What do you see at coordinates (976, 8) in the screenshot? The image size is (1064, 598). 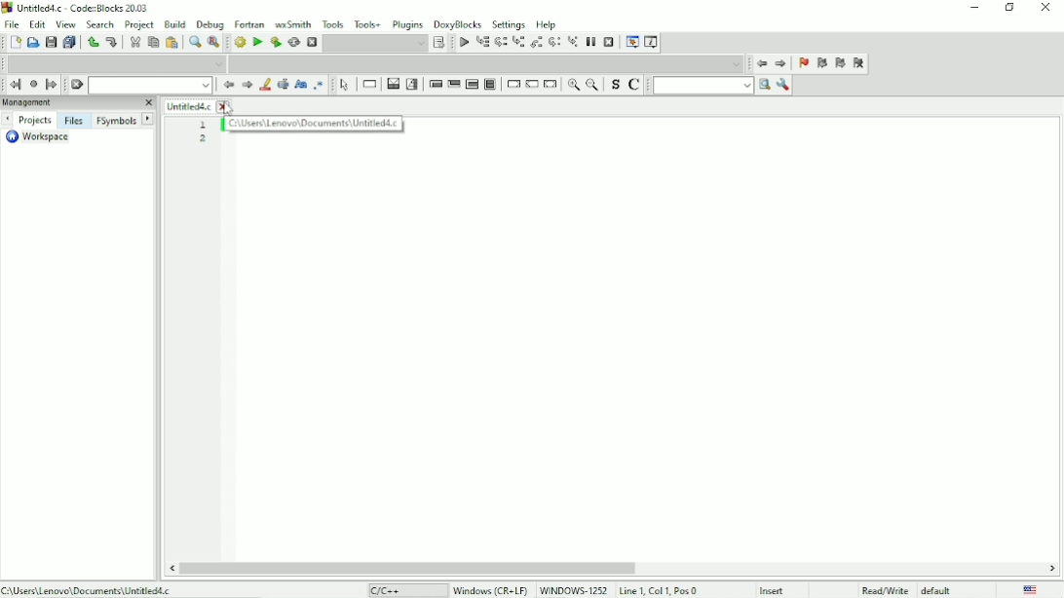 I see `Minimize` at bounding box center [976, 8].